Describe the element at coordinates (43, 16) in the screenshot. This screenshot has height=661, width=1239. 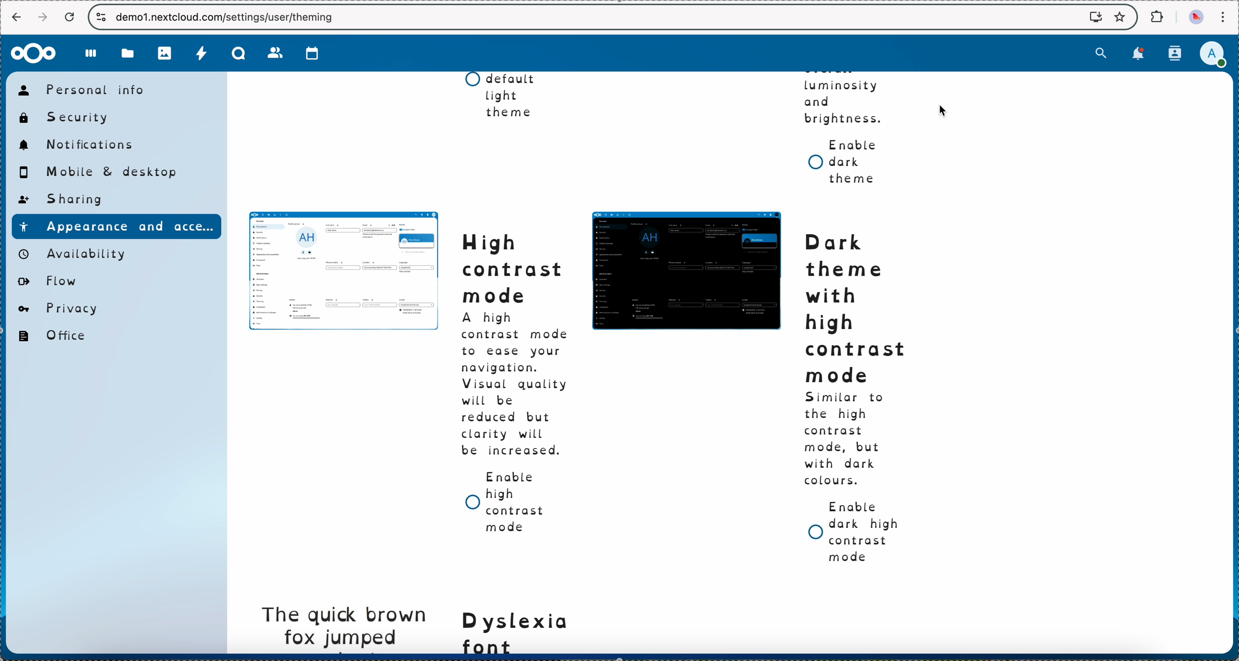
I see `navigate foward` at that location.